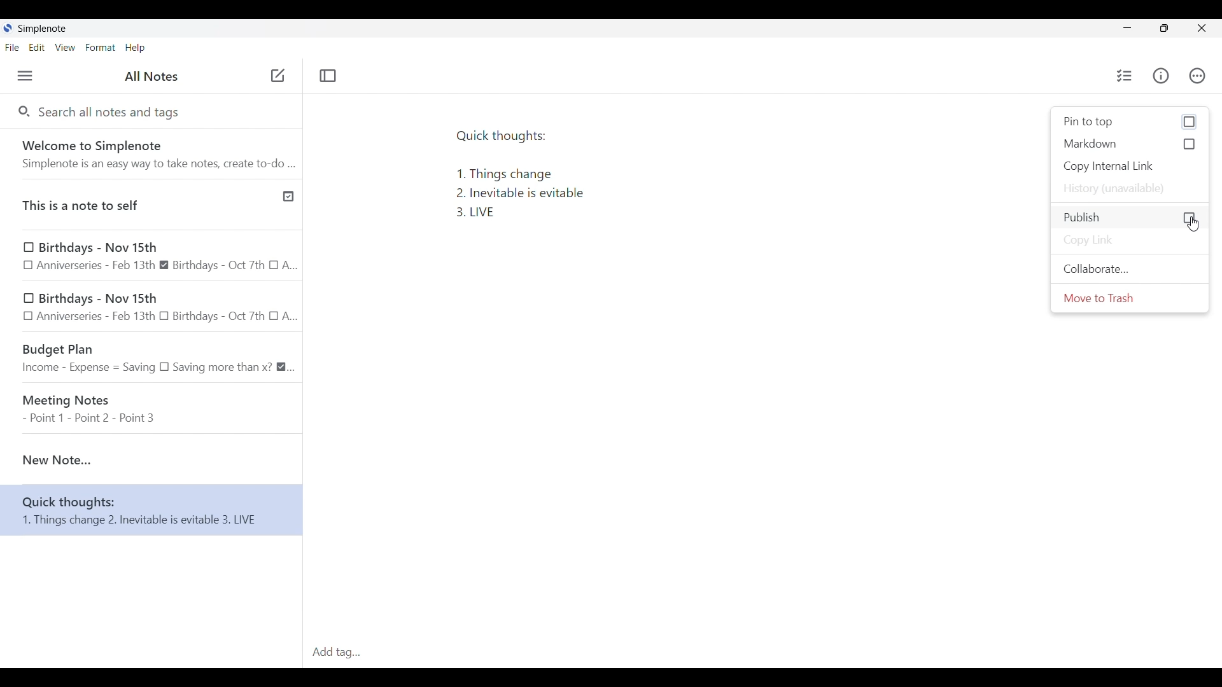  What do you see at coordinates (1165, 28) in the screenshot?
I see `Show interface in a smaller tab` at bounding box center [1165, 28].